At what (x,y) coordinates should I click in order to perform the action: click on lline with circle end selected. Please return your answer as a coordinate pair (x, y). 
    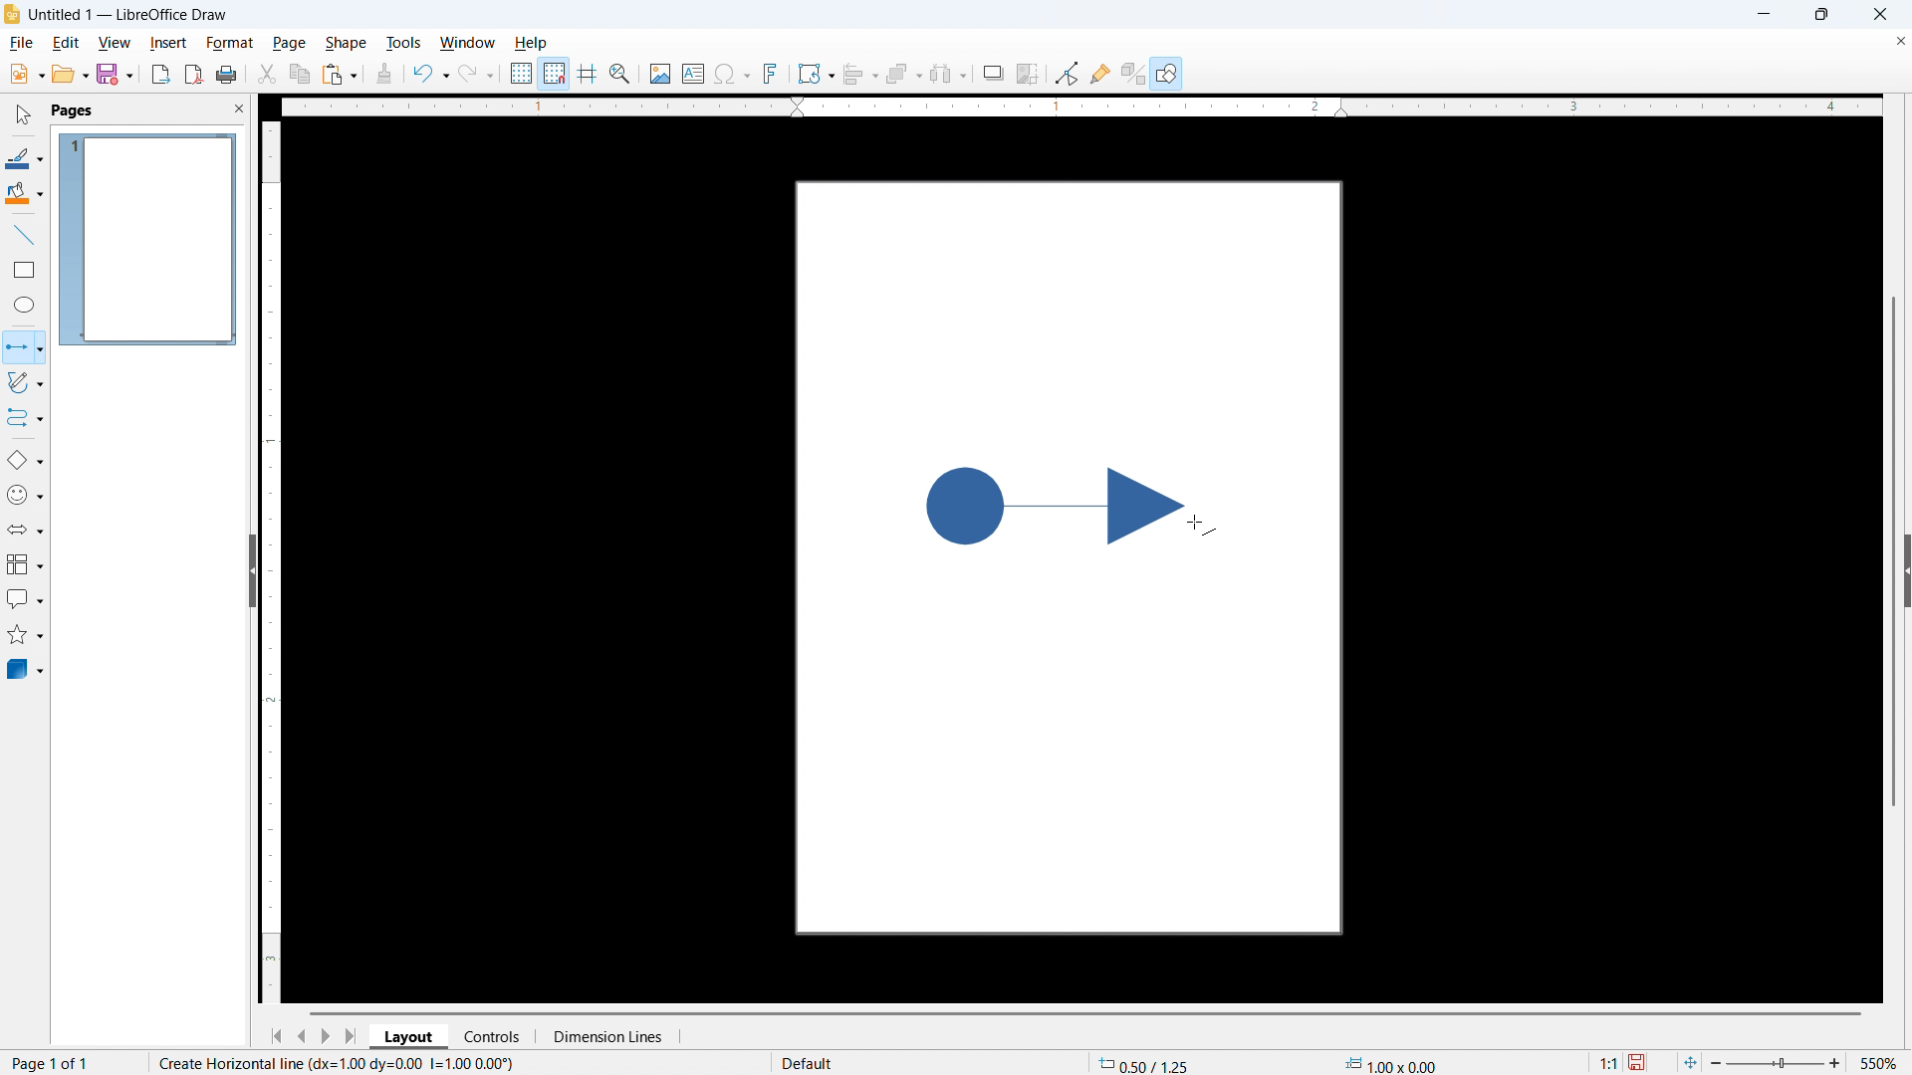
    Looking at the image, I should click on (23, 347).